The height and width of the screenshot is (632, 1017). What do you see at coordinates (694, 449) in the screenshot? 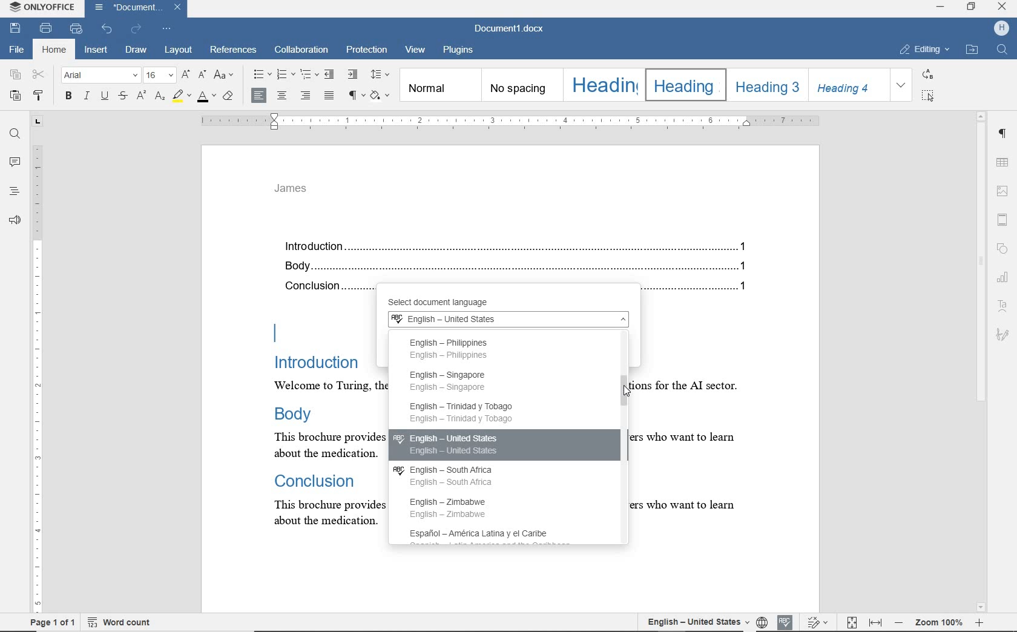
I see `text` at bounding box center [694, 449].